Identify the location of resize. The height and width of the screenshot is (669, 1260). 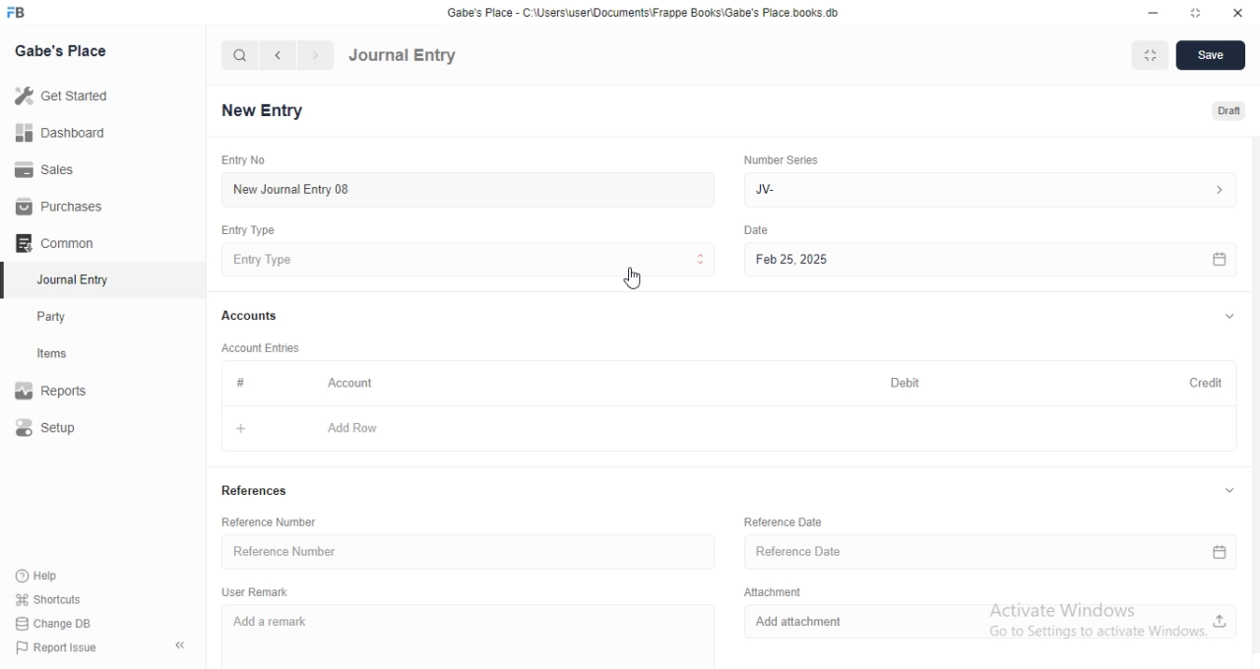
(1192, 12).